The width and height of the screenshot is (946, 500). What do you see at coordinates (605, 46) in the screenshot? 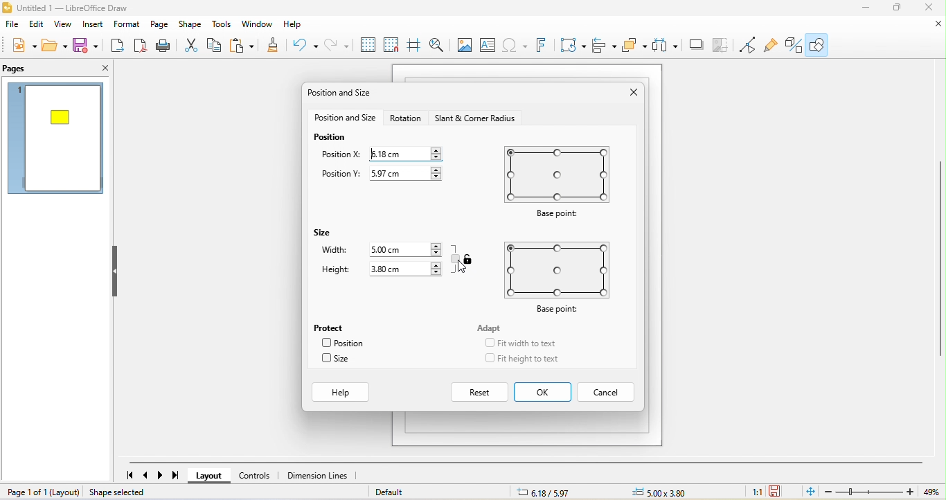
I see `align object` at bounding box center [605, 46].